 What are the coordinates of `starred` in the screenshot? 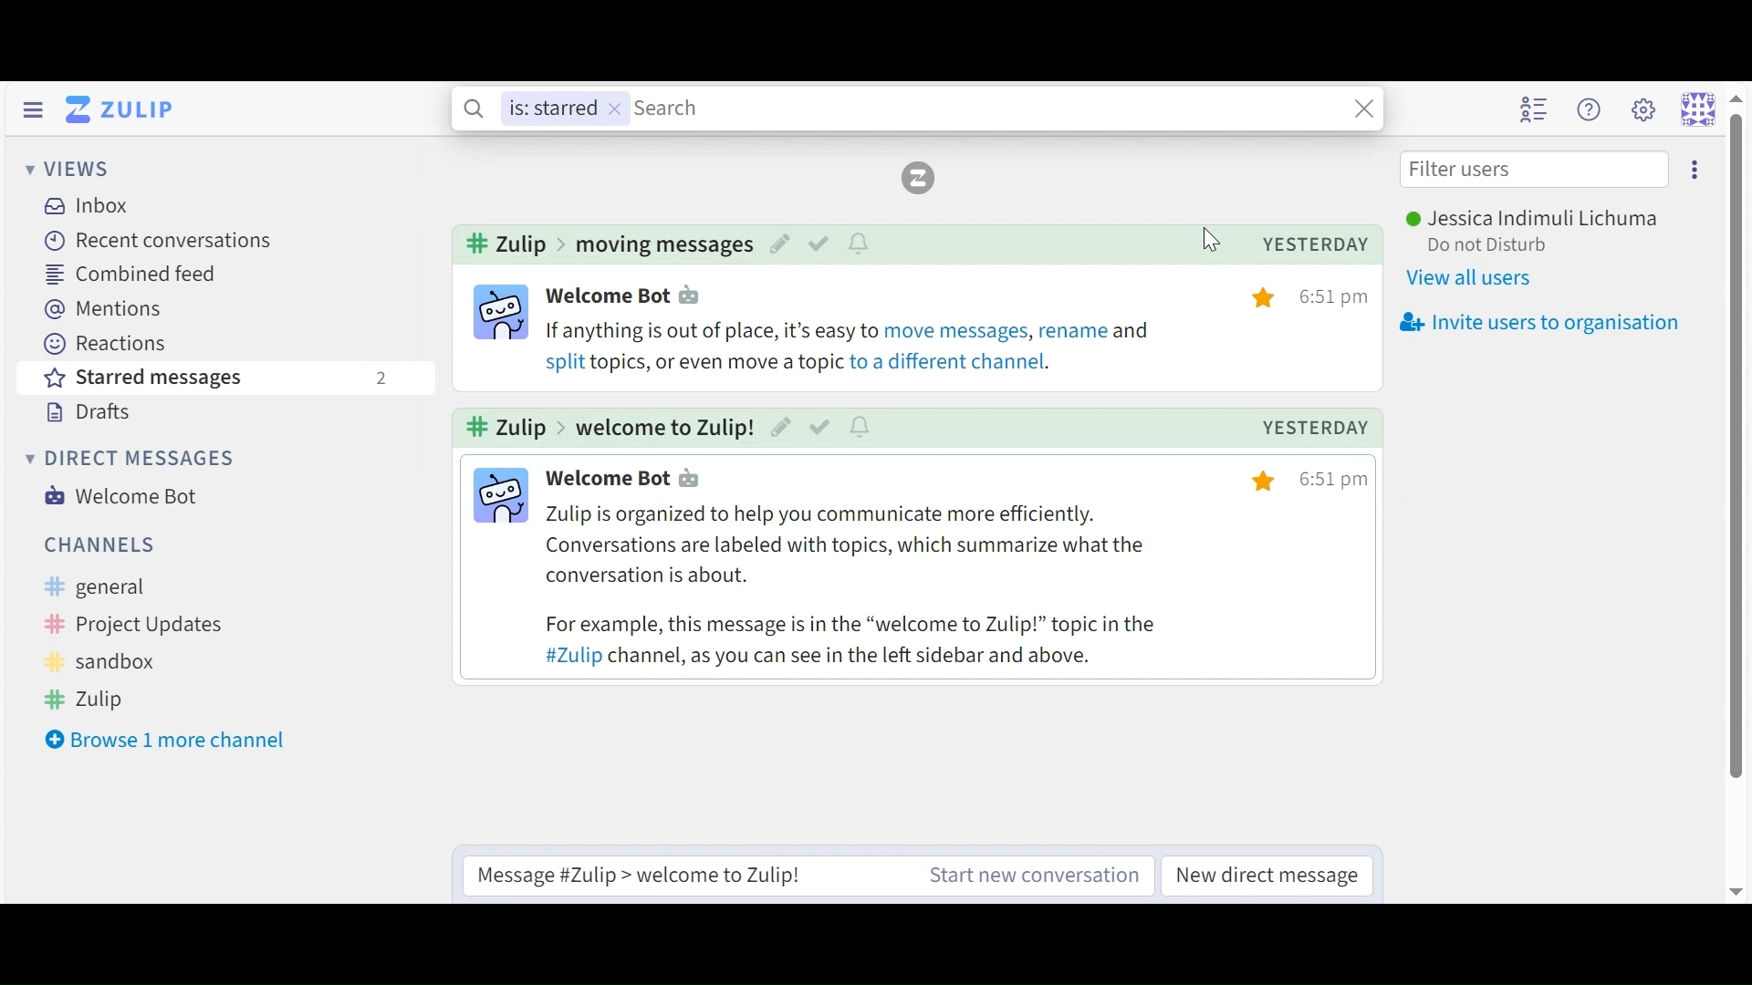 It's located at (1265, 296).